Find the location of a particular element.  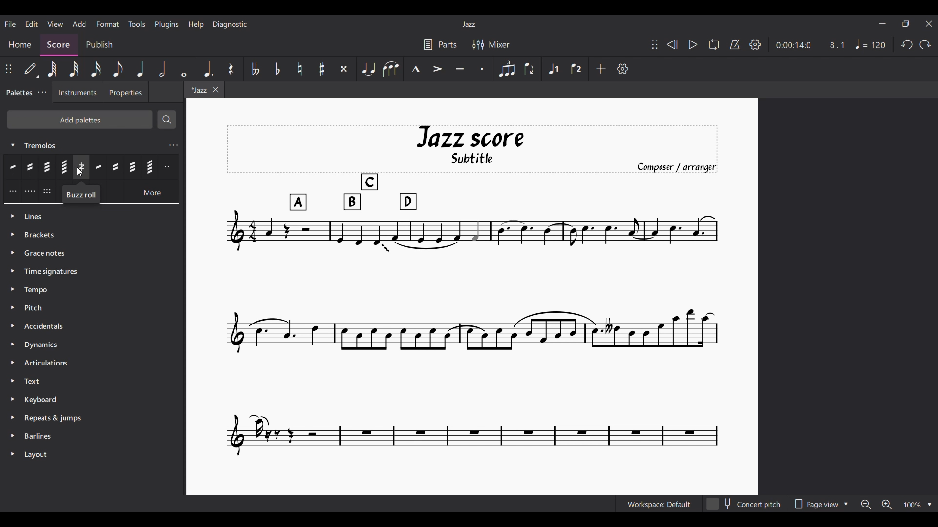

Flip direction is located at coordinates (531, 69).